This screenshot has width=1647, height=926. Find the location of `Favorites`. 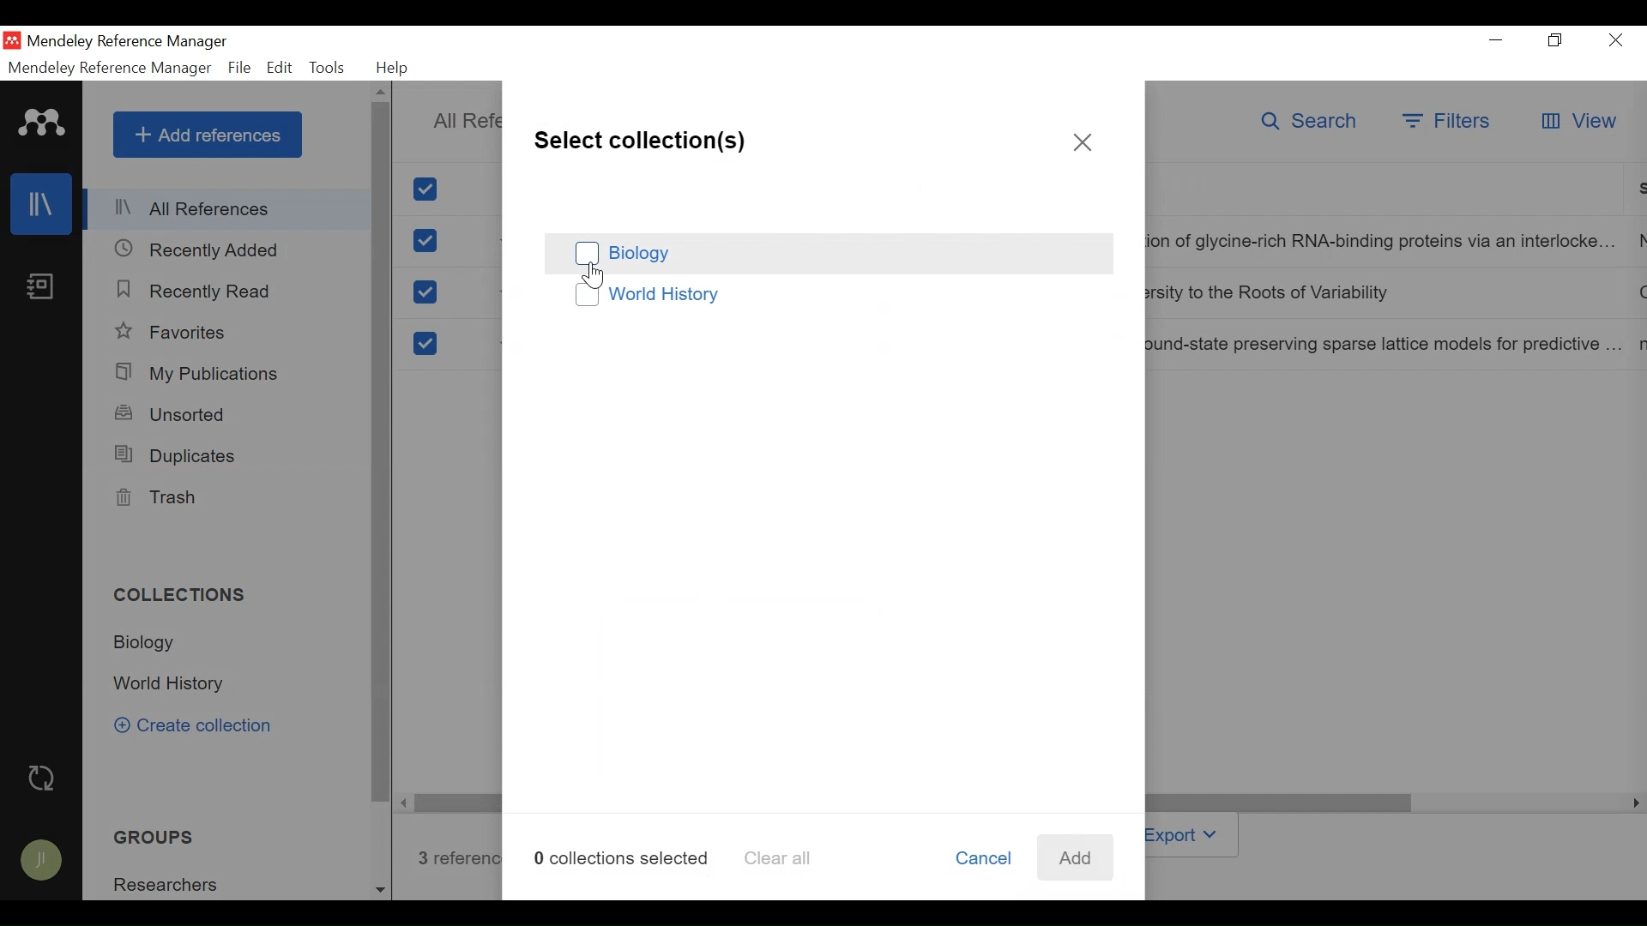

Favorites is located at coordinates (176, 332).